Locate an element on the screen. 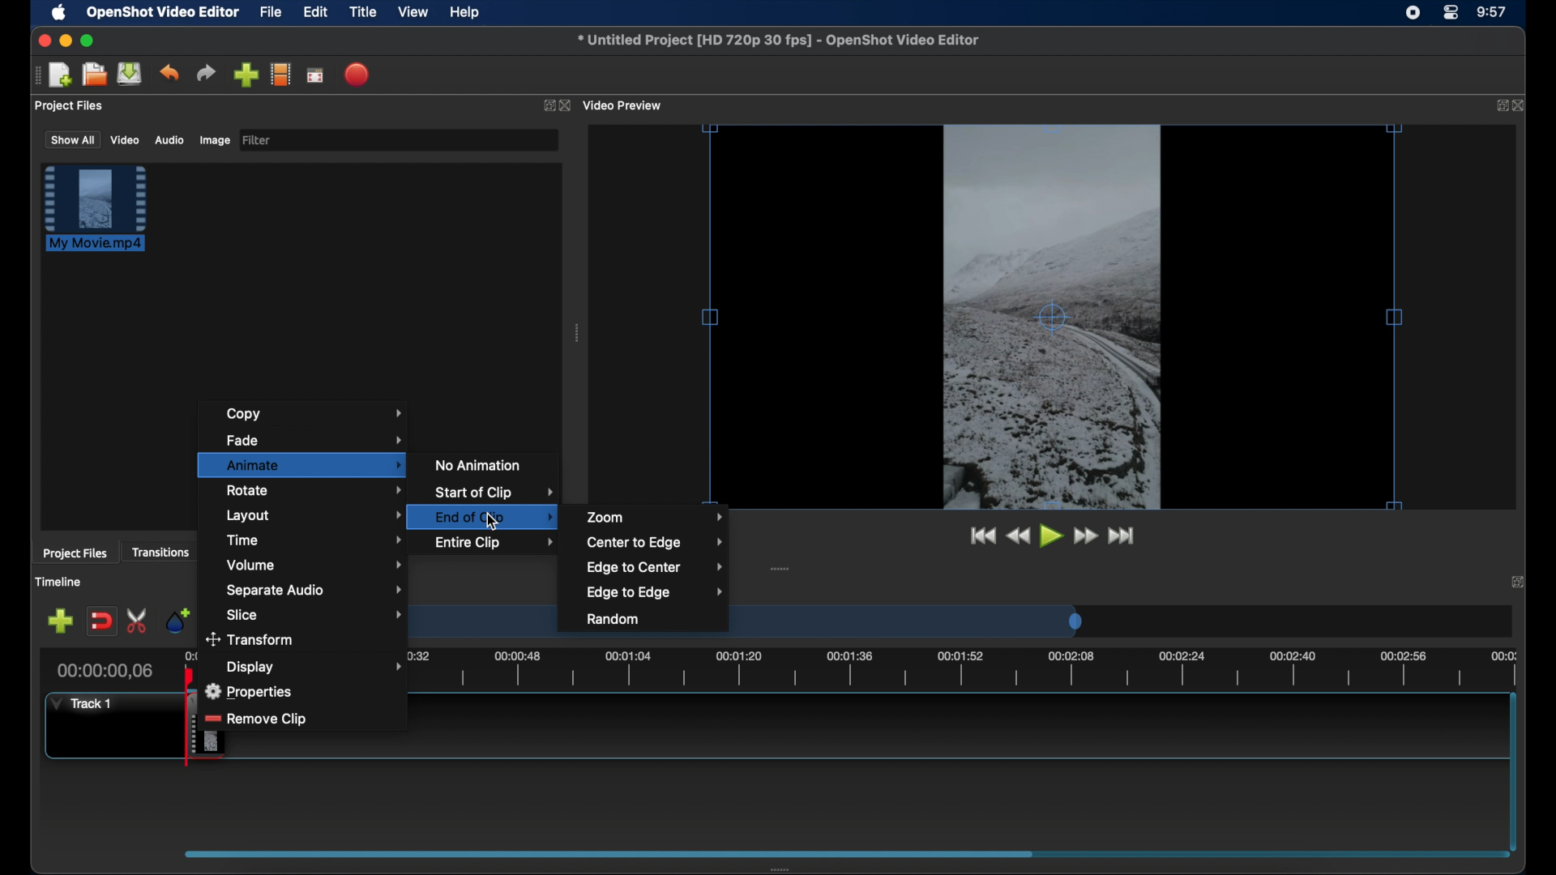 Image resolution: width=1556 pixels, height=875 pixels. entire clip menu is located at coordinates (494, 542).